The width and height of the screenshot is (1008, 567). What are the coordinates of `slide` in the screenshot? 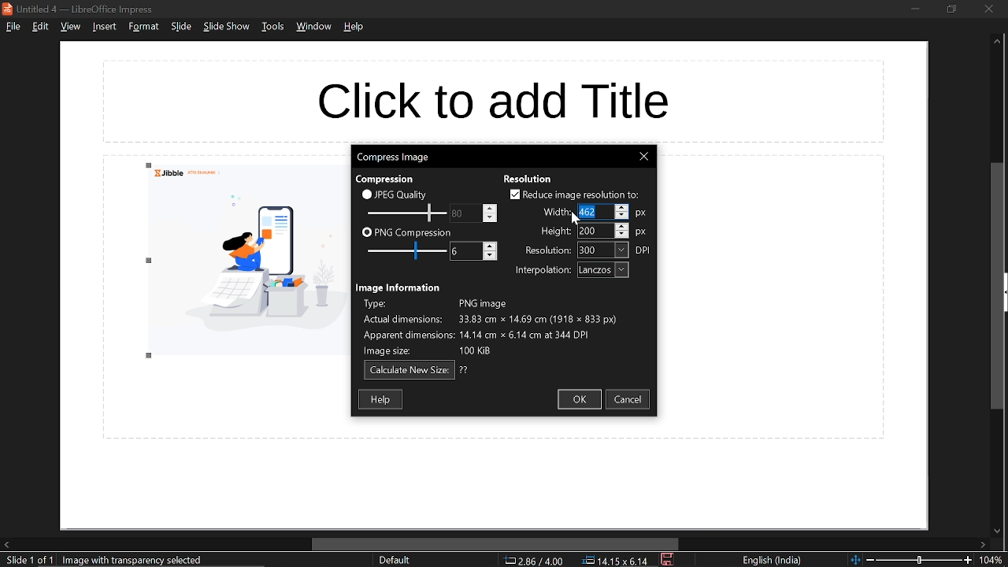 It's located at (181, 27).